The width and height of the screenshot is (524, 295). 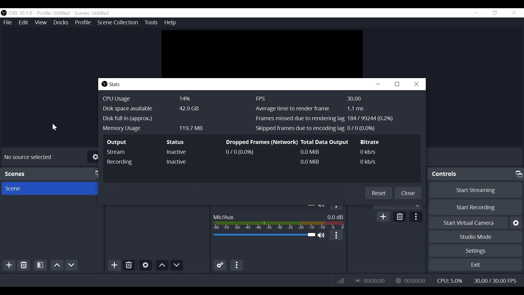 What do you see at coordinates (370, 152) in the screenshot?
I see `0Kb/s` at bounding box center [370, 152].